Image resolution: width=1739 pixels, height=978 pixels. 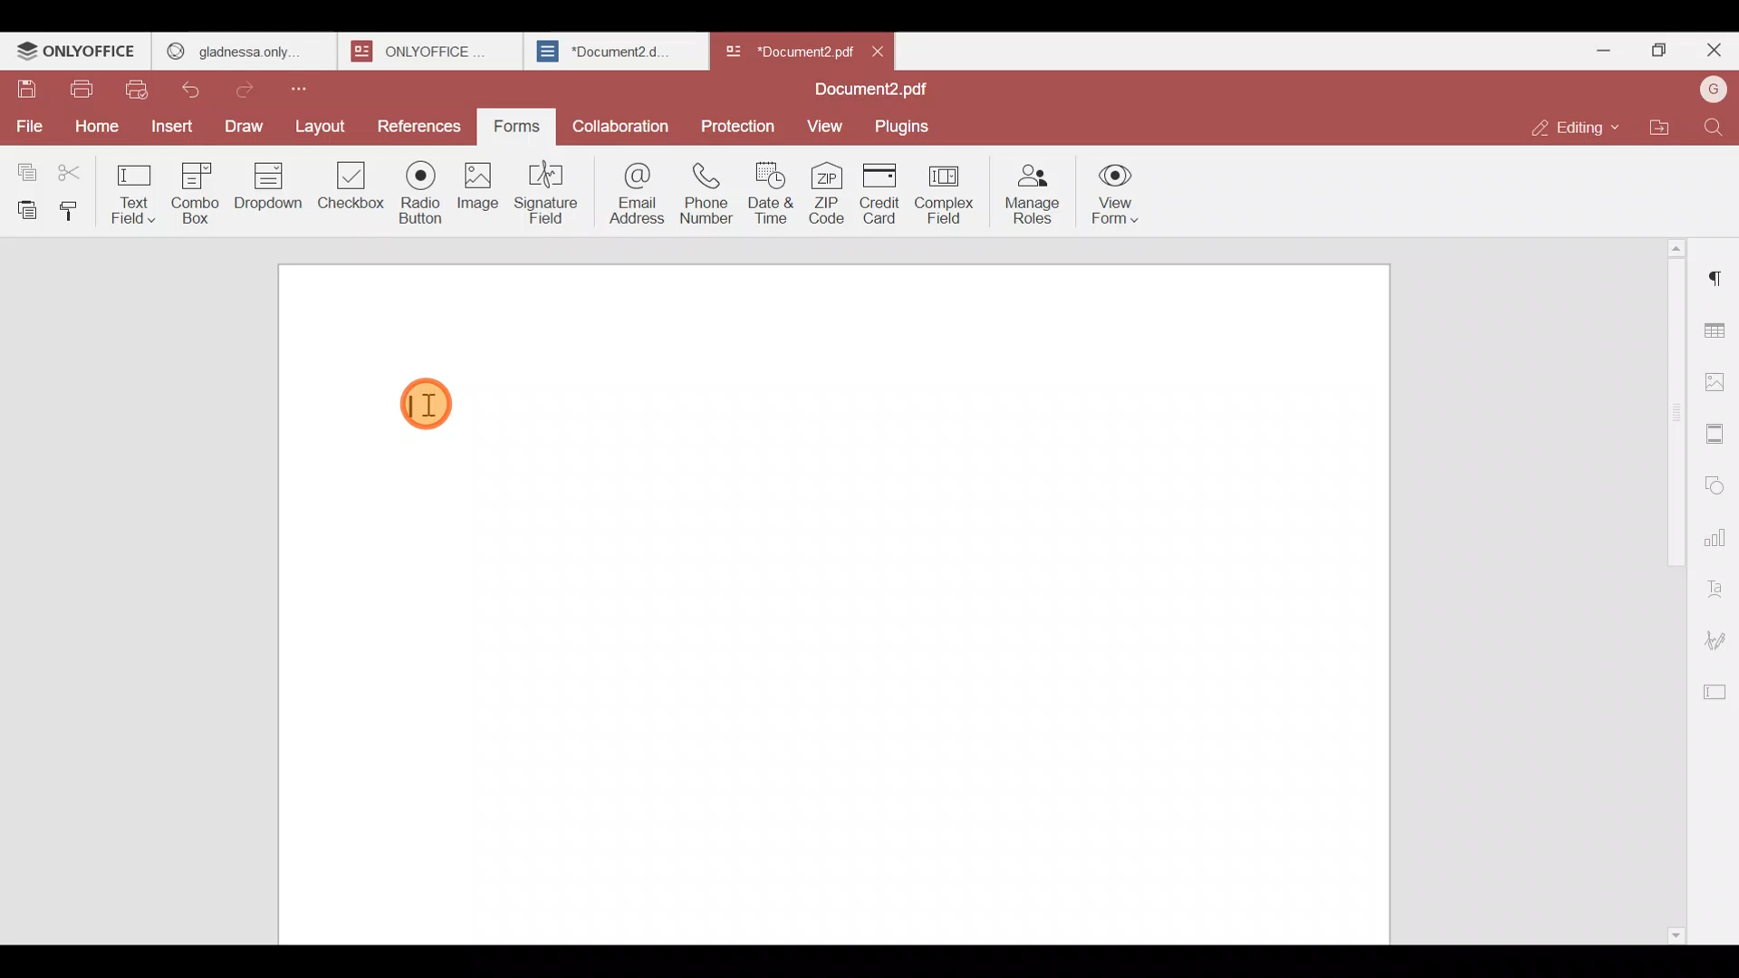 What do you see at coordinates (172, 130) in the screenshot?
I see `Insert` at bounding box center [172, 130].